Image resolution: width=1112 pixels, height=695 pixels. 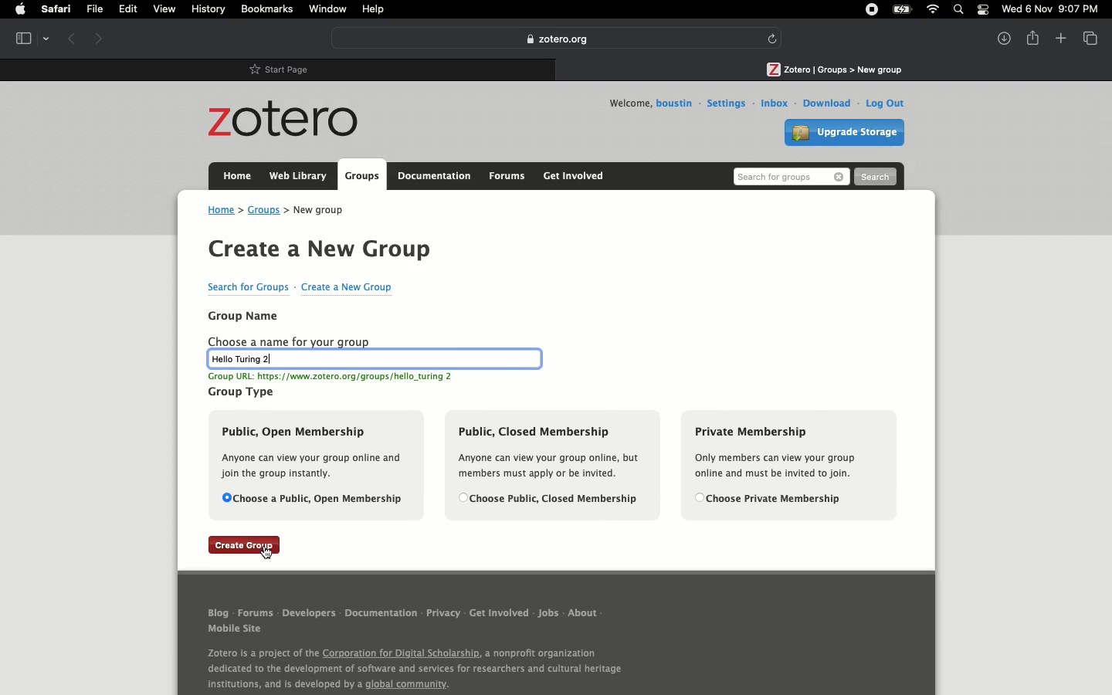 What do you see at coordinates (382, 614) in the screenshot?
I see `Documentation` at bounding box center [382, 614].